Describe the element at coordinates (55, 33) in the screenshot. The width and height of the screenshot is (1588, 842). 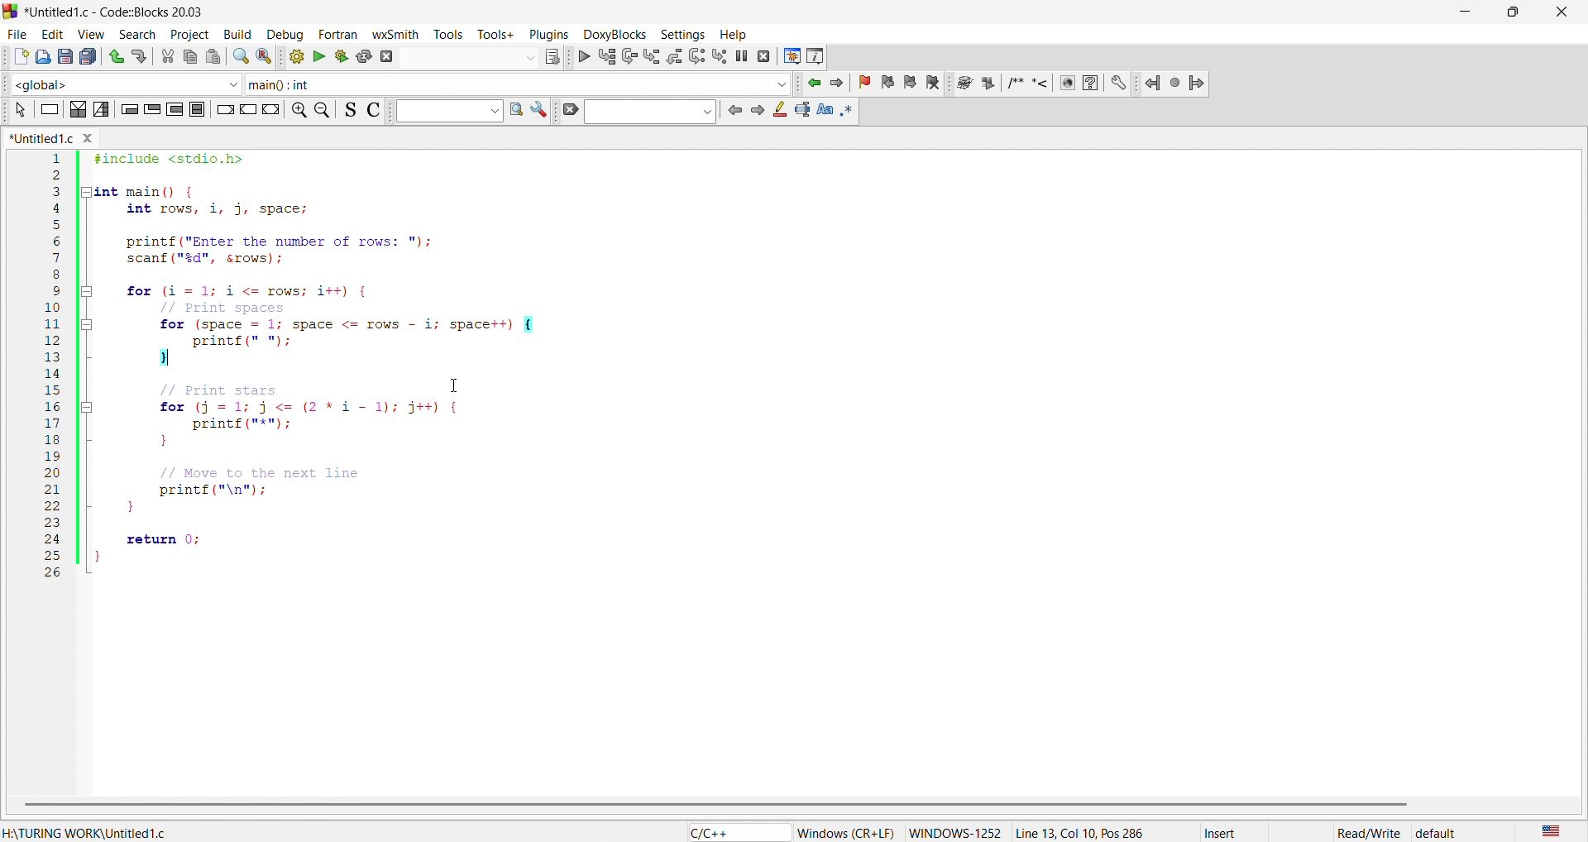
I see `edit` at that location.